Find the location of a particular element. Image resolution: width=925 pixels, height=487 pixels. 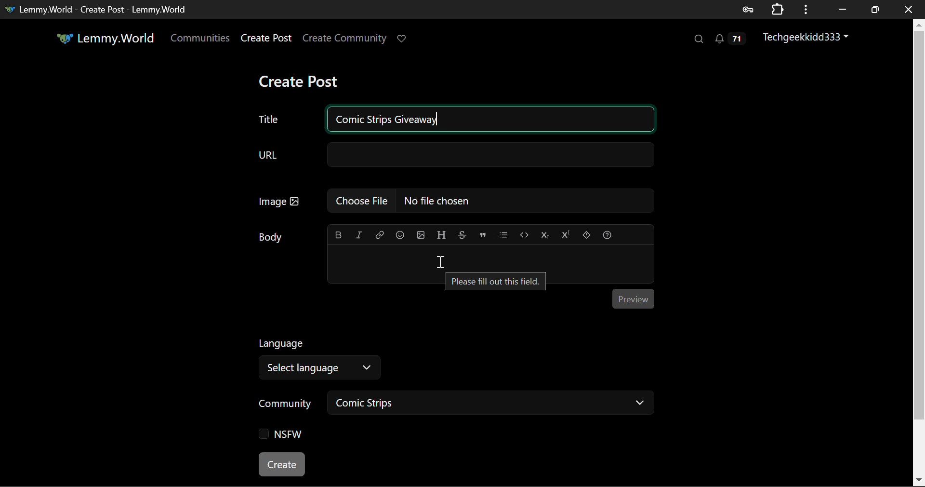

Lemmy.World is located at coordinates (104, 38).